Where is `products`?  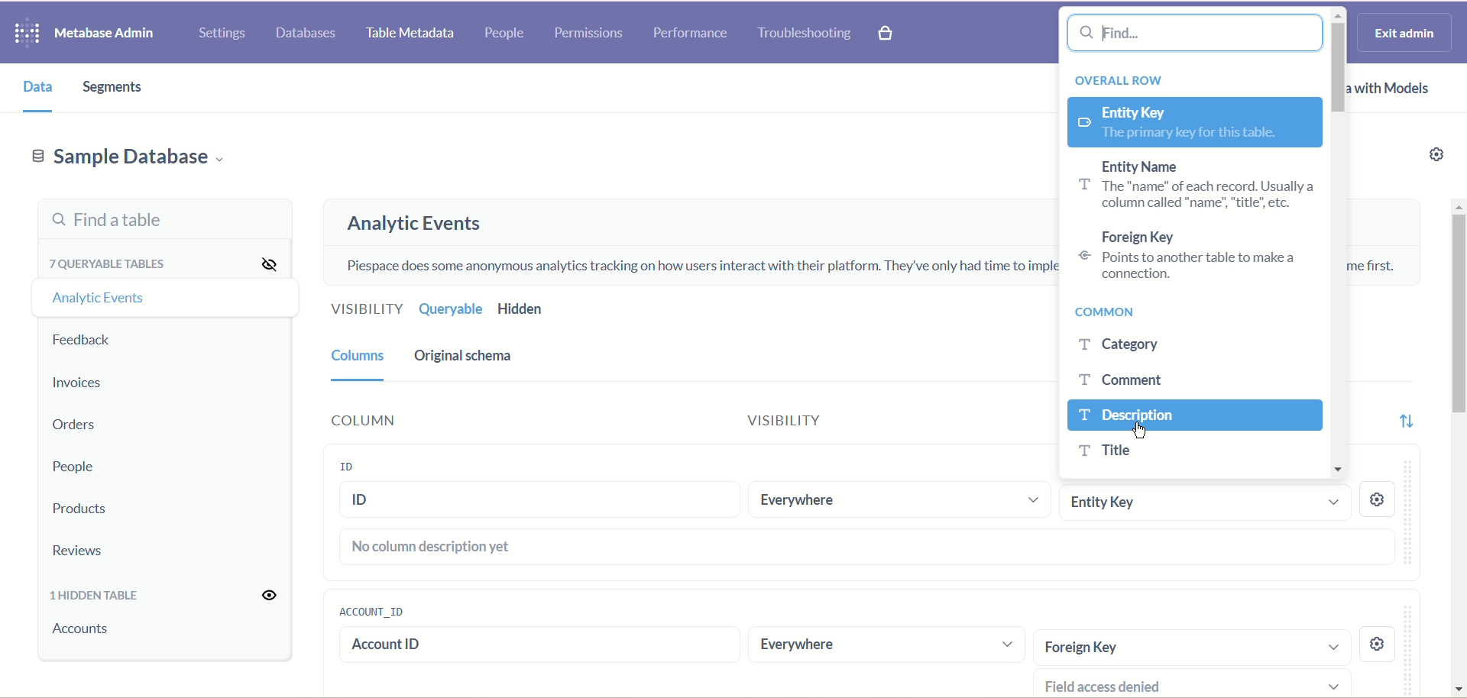 products is located at coordinates (82, 510).